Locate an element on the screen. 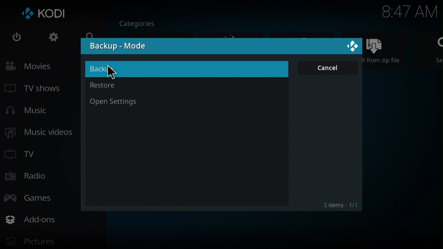 This screenshot has width=443, height=249. Settings is located at coordinates (51, 39).